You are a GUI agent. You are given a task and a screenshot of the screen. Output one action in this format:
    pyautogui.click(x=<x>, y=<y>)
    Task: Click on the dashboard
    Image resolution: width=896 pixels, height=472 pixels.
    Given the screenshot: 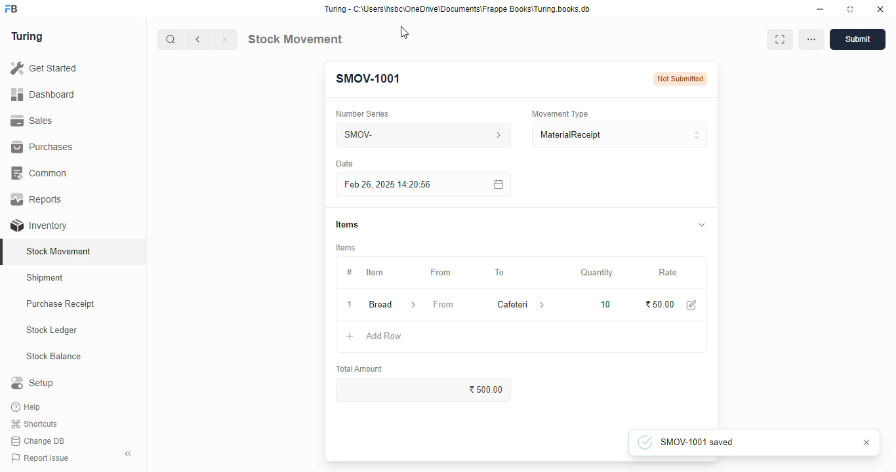 What is the action you would take?
    pyautogui.click(x=43, y=95)
    